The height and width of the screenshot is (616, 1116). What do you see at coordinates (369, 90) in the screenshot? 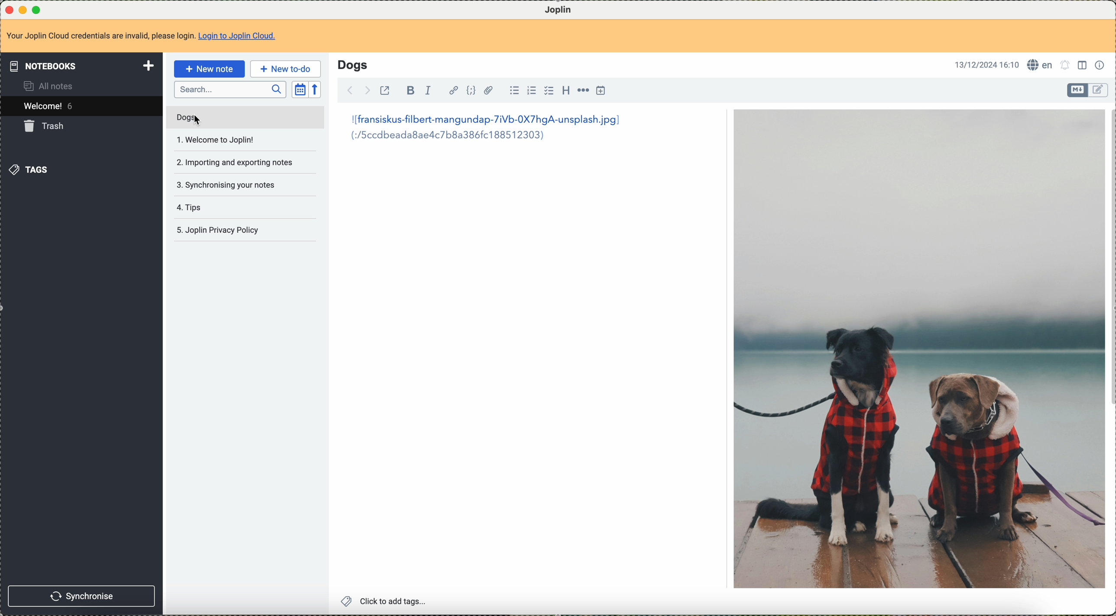
I see `foward` at bounding box center [369, 90].